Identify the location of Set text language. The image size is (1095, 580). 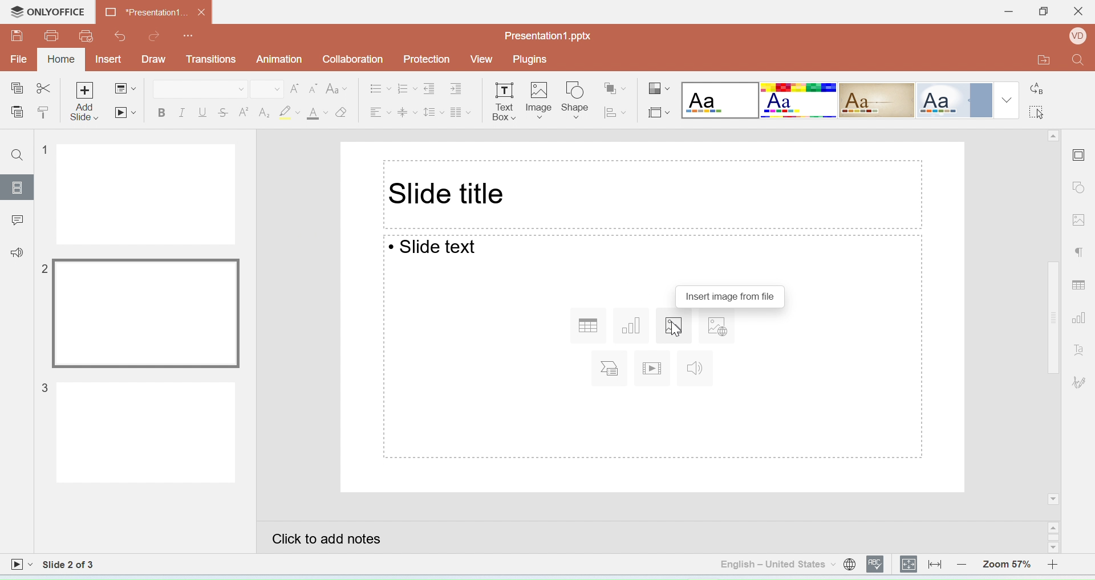
(777, 564).